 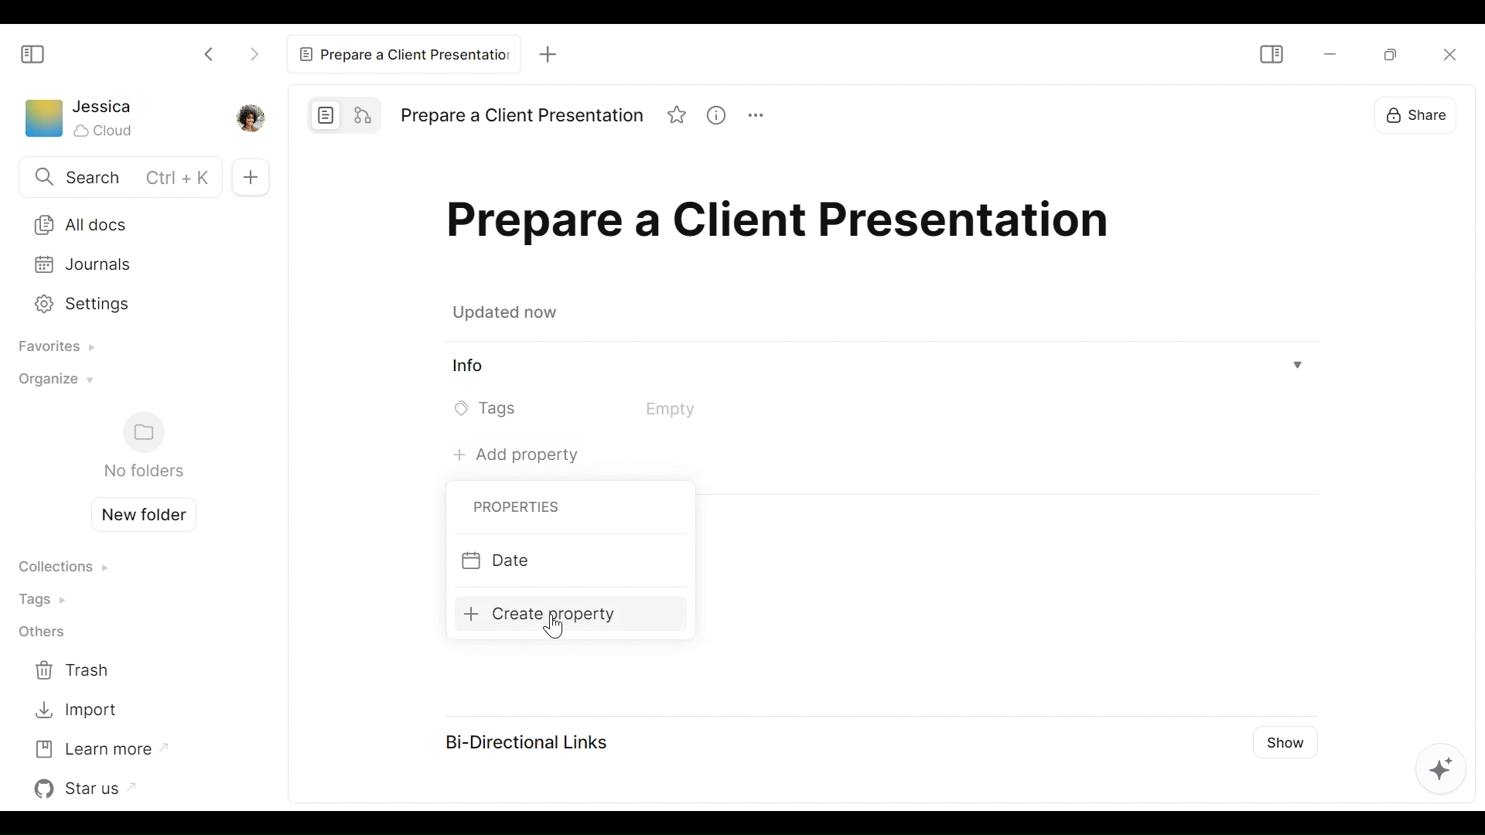 What do you see at coordinates (47, 598) in the screenshot?
I see `Tags` at bounding box center [47, 598].